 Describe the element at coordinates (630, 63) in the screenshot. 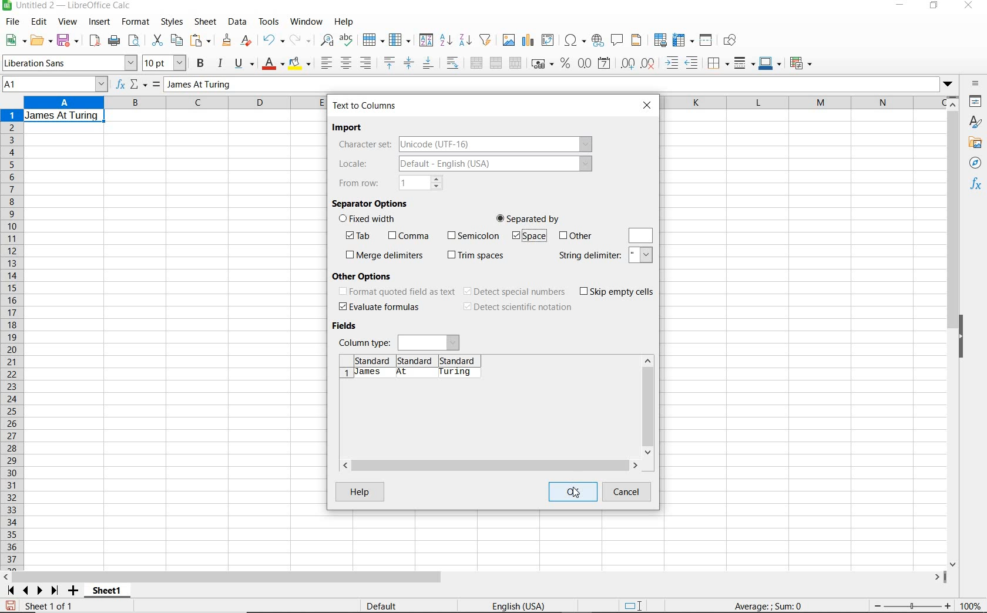

I see `add decimal place` at that location.